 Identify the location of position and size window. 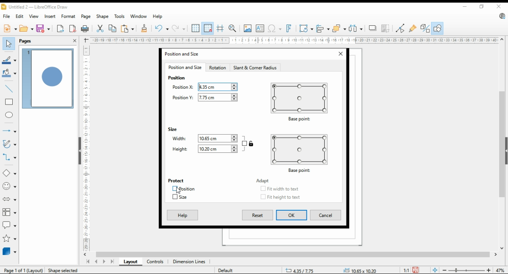
(189, 53).